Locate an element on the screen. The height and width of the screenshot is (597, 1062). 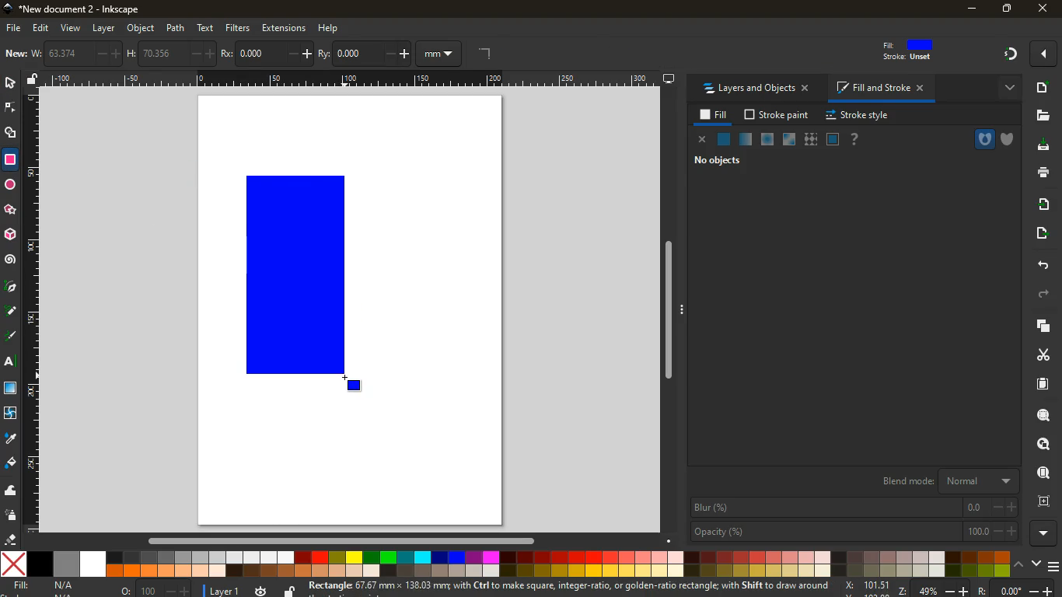
mm is located at coordinates (441, 53).